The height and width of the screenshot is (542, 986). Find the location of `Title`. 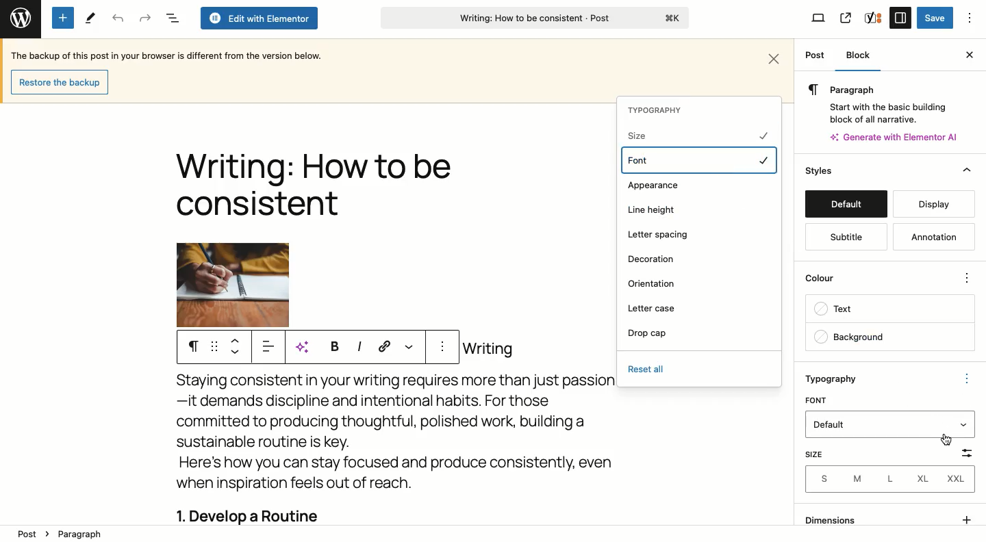

Title is located at coordinates (313, 188).